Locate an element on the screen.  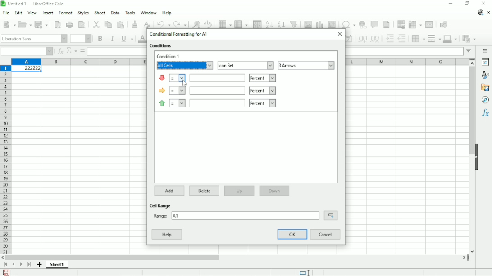
undo is located at coordinates (164, 24).